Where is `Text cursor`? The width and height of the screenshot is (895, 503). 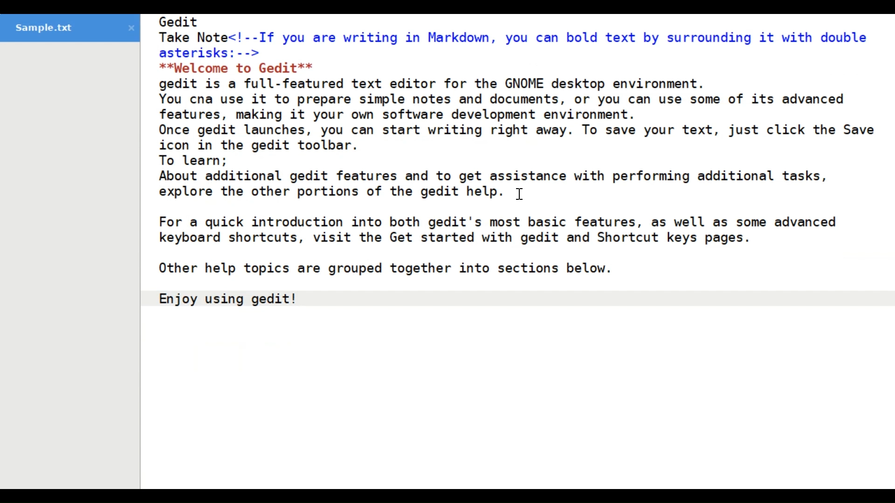
Text cursor is located at coordinates (519, 195).